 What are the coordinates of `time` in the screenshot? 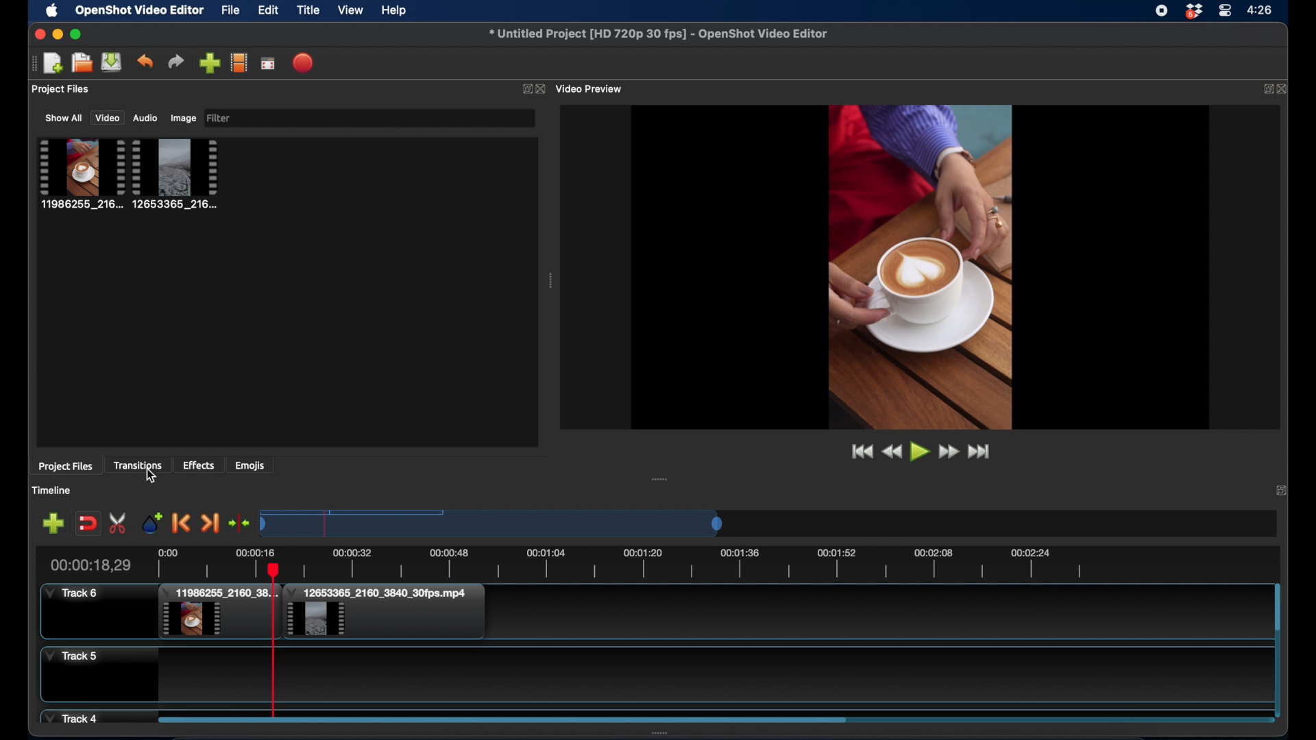 It's located at (1262, 9).